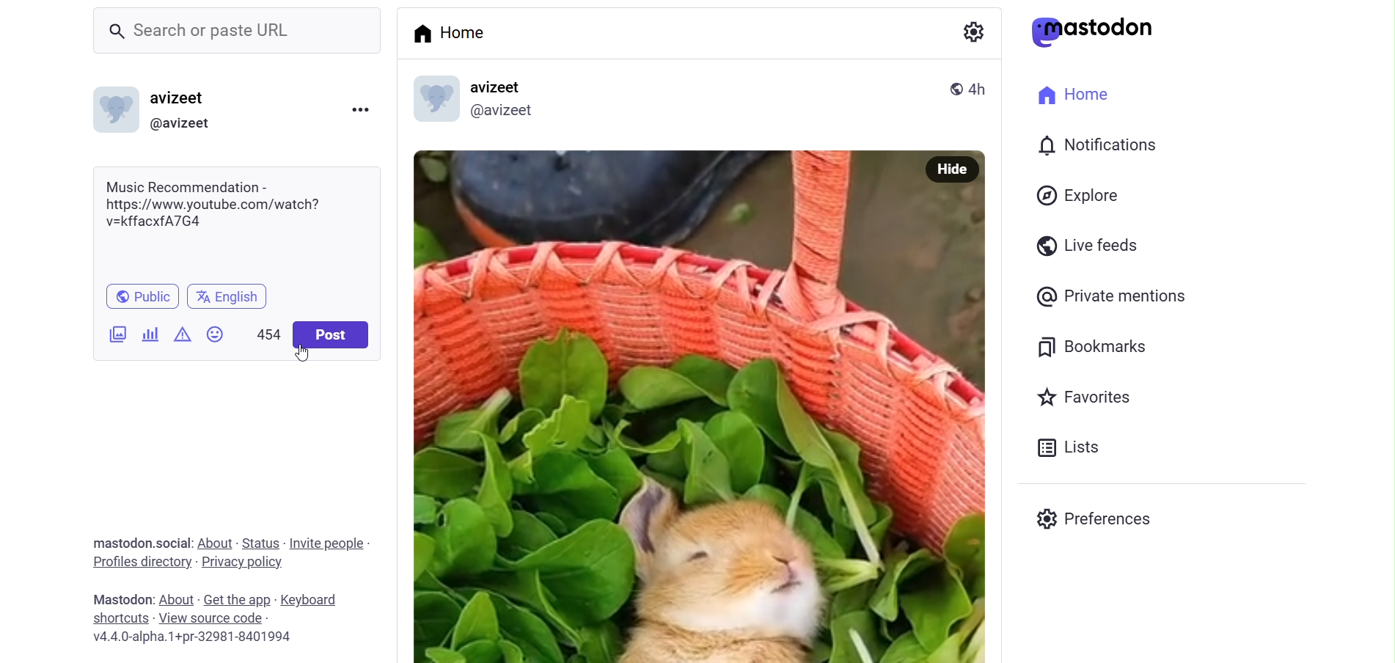  I want to click on Preferenes, so click(1096, 520).